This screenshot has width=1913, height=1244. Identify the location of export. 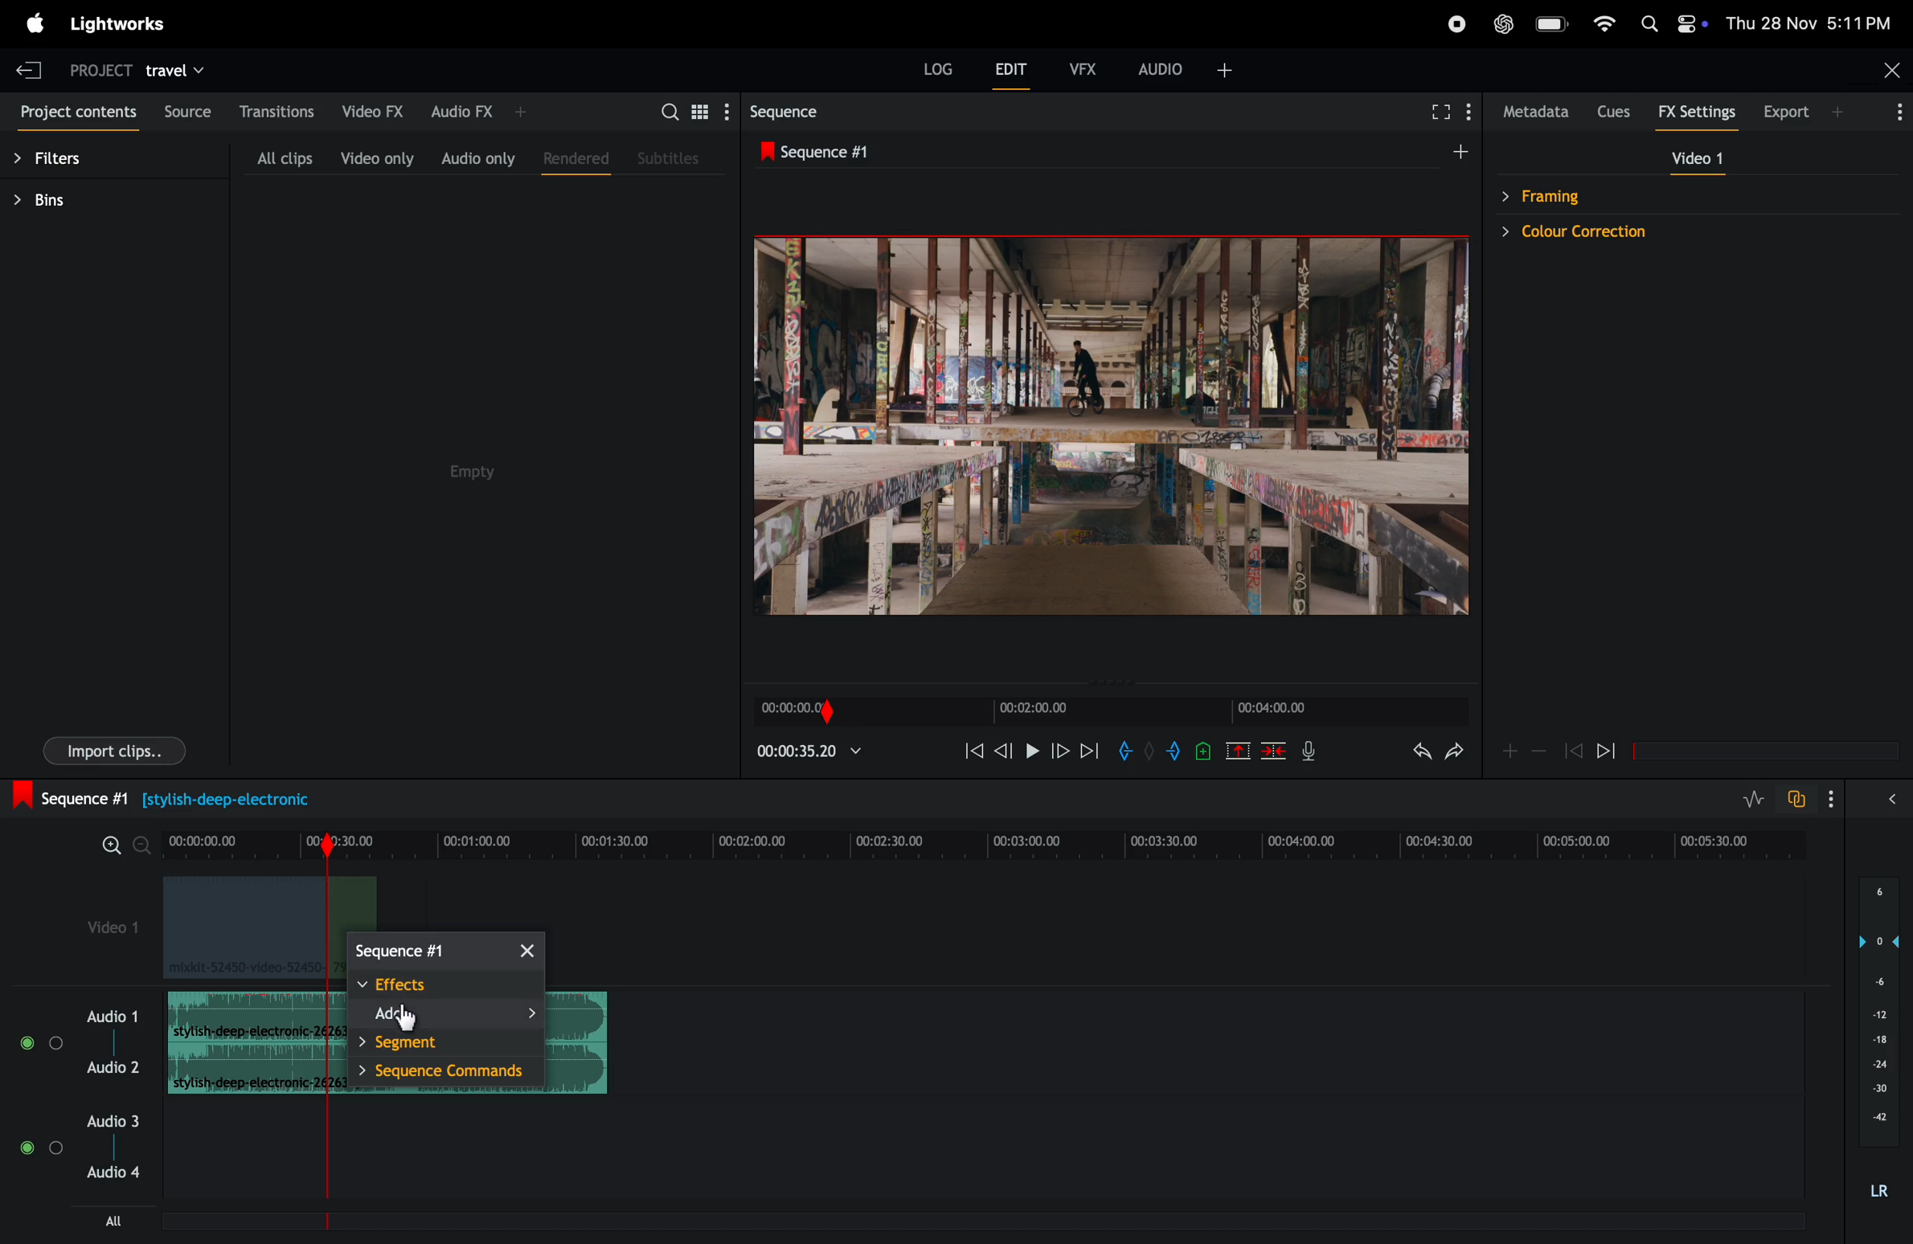
(1795, 111).